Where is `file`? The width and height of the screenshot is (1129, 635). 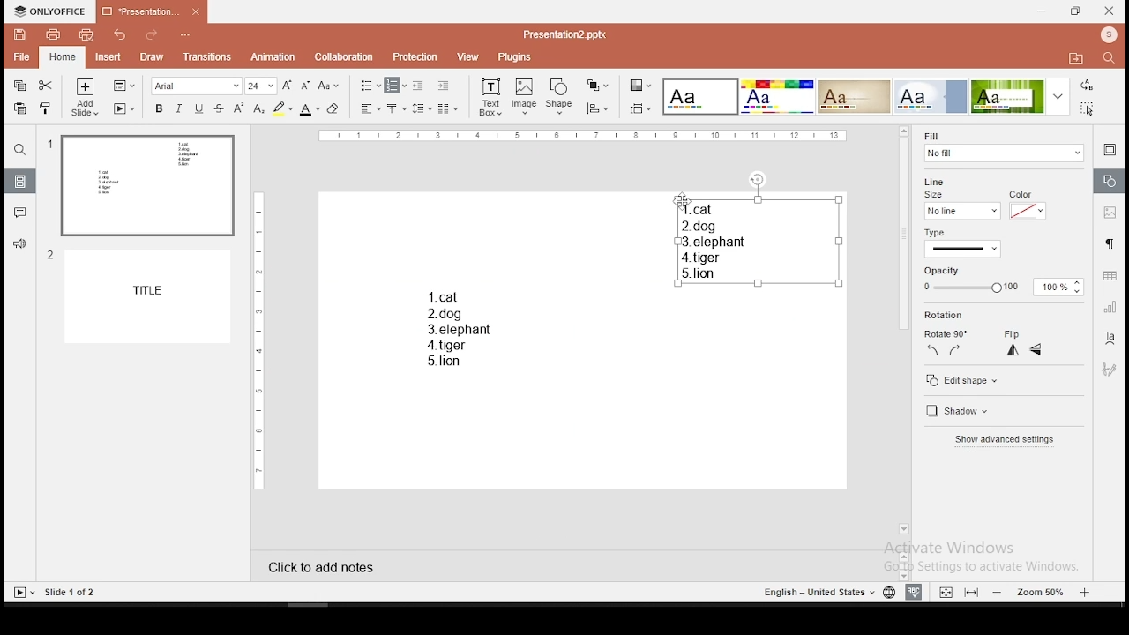 file is located at coordinates (21, 58).